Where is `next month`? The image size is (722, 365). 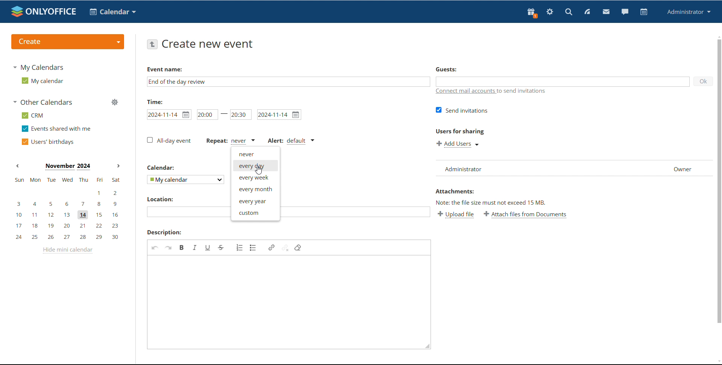 next month is located at coordinates (118, 166).